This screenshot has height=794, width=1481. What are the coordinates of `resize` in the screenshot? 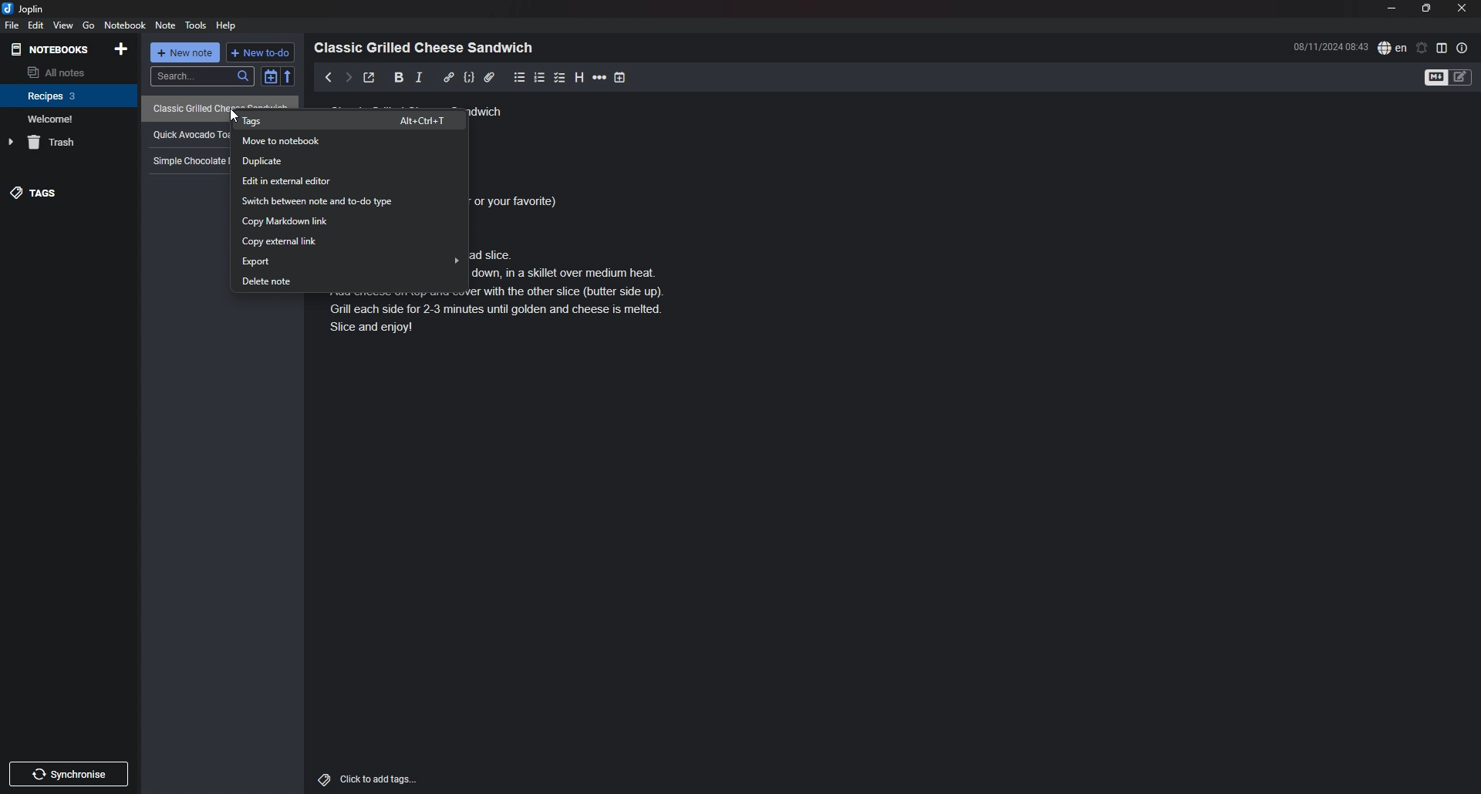 It's located at (1426, 8).